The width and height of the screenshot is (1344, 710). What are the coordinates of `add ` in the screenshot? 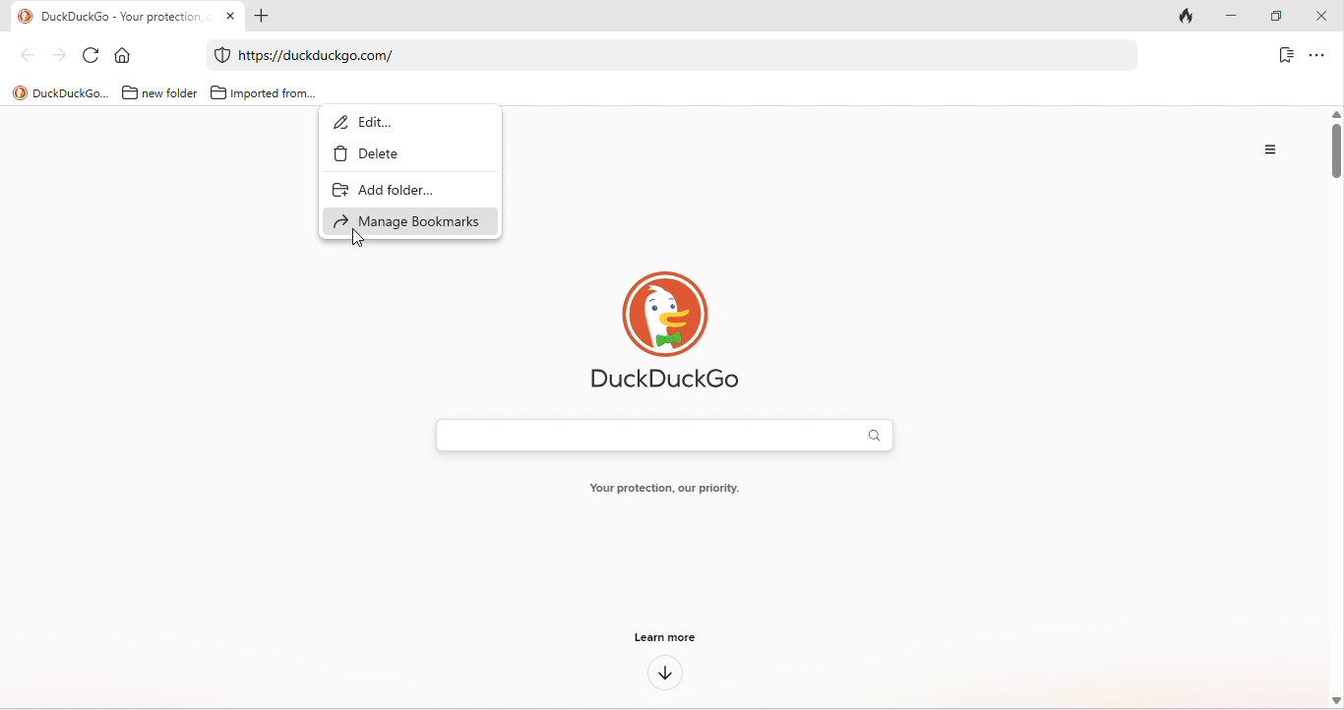 It's located at (267, 17).